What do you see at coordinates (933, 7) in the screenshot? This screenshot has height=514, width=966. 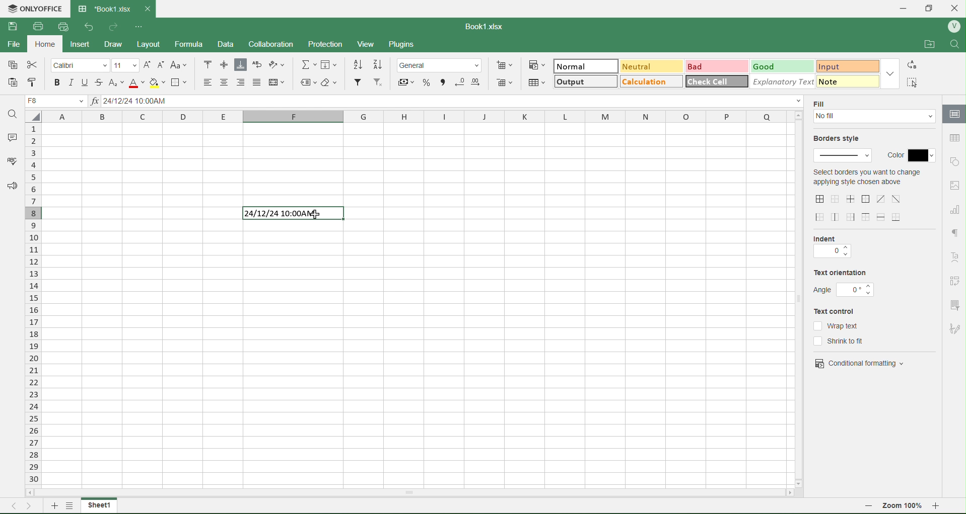 I see `maximize` at bounding box center [933, 7].